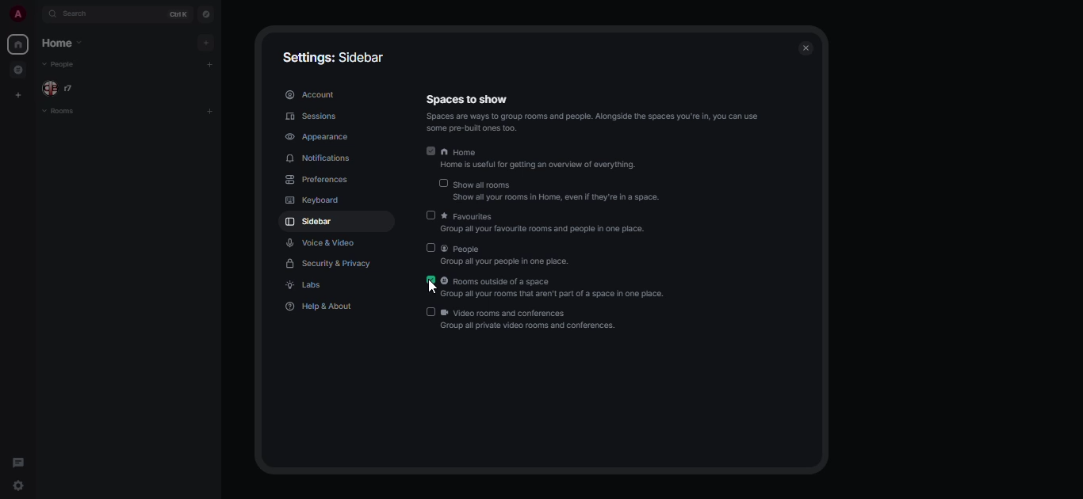  Describe the element at coordinates (467, 99) in the screenshot. I see `spaces to show` at that location.